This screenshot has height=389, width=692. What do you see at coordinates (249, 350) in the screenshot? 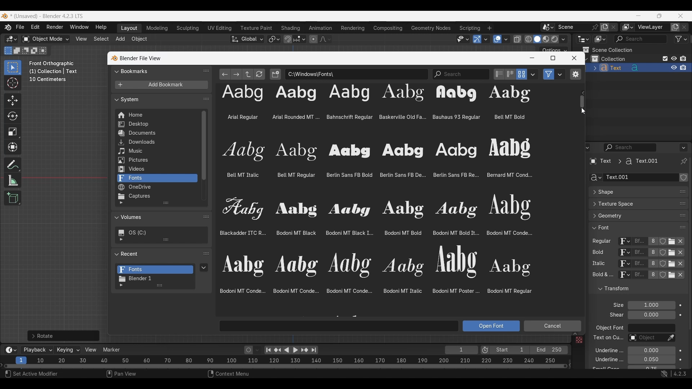
I see `Auto keying ` at bounding box center [249, 350].